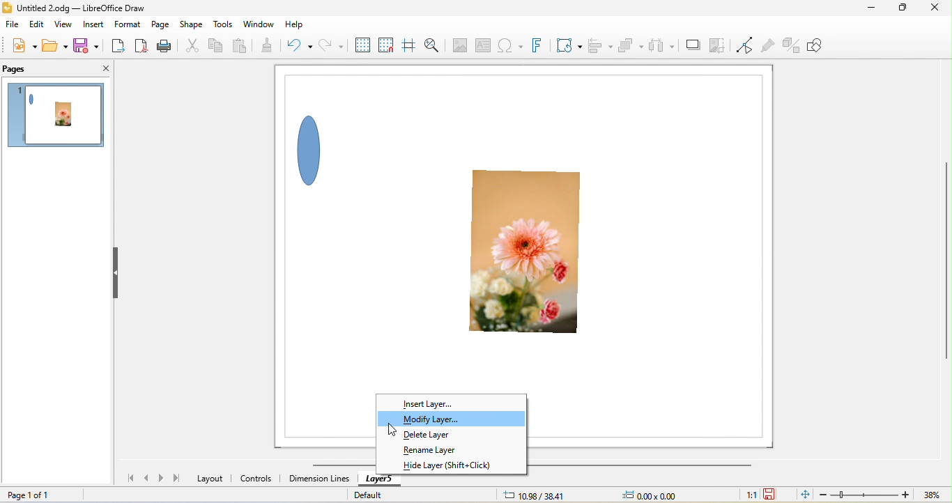 The width and height of the screenshot is (952, 503). What do you see at coordinates (648, 495) in the screenshot?
I see `0.00x0.00` at bounding box center [648, 495].